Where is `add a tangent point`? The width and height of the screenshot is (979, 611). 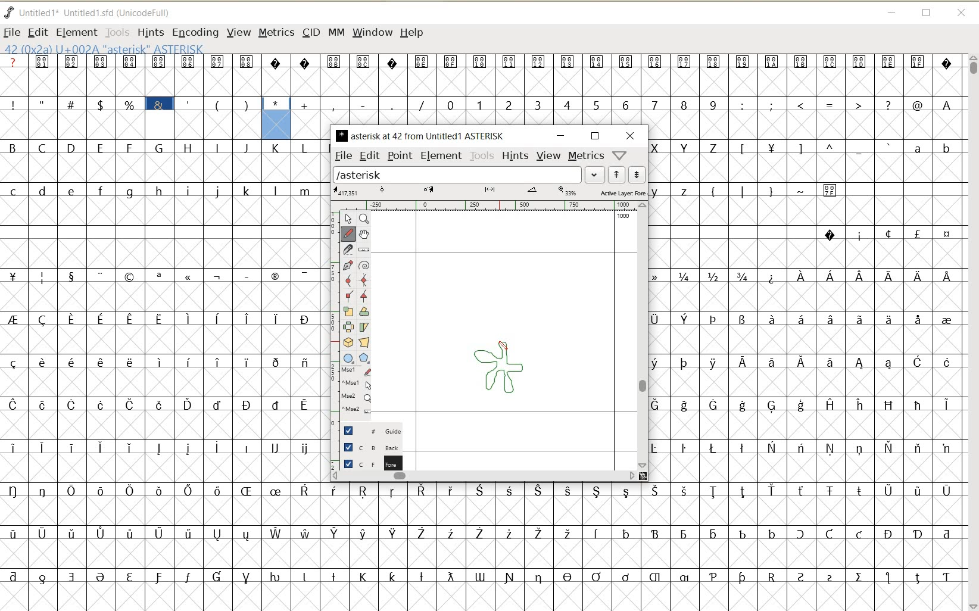
add a tangent point is located at coordinates (364, 295).